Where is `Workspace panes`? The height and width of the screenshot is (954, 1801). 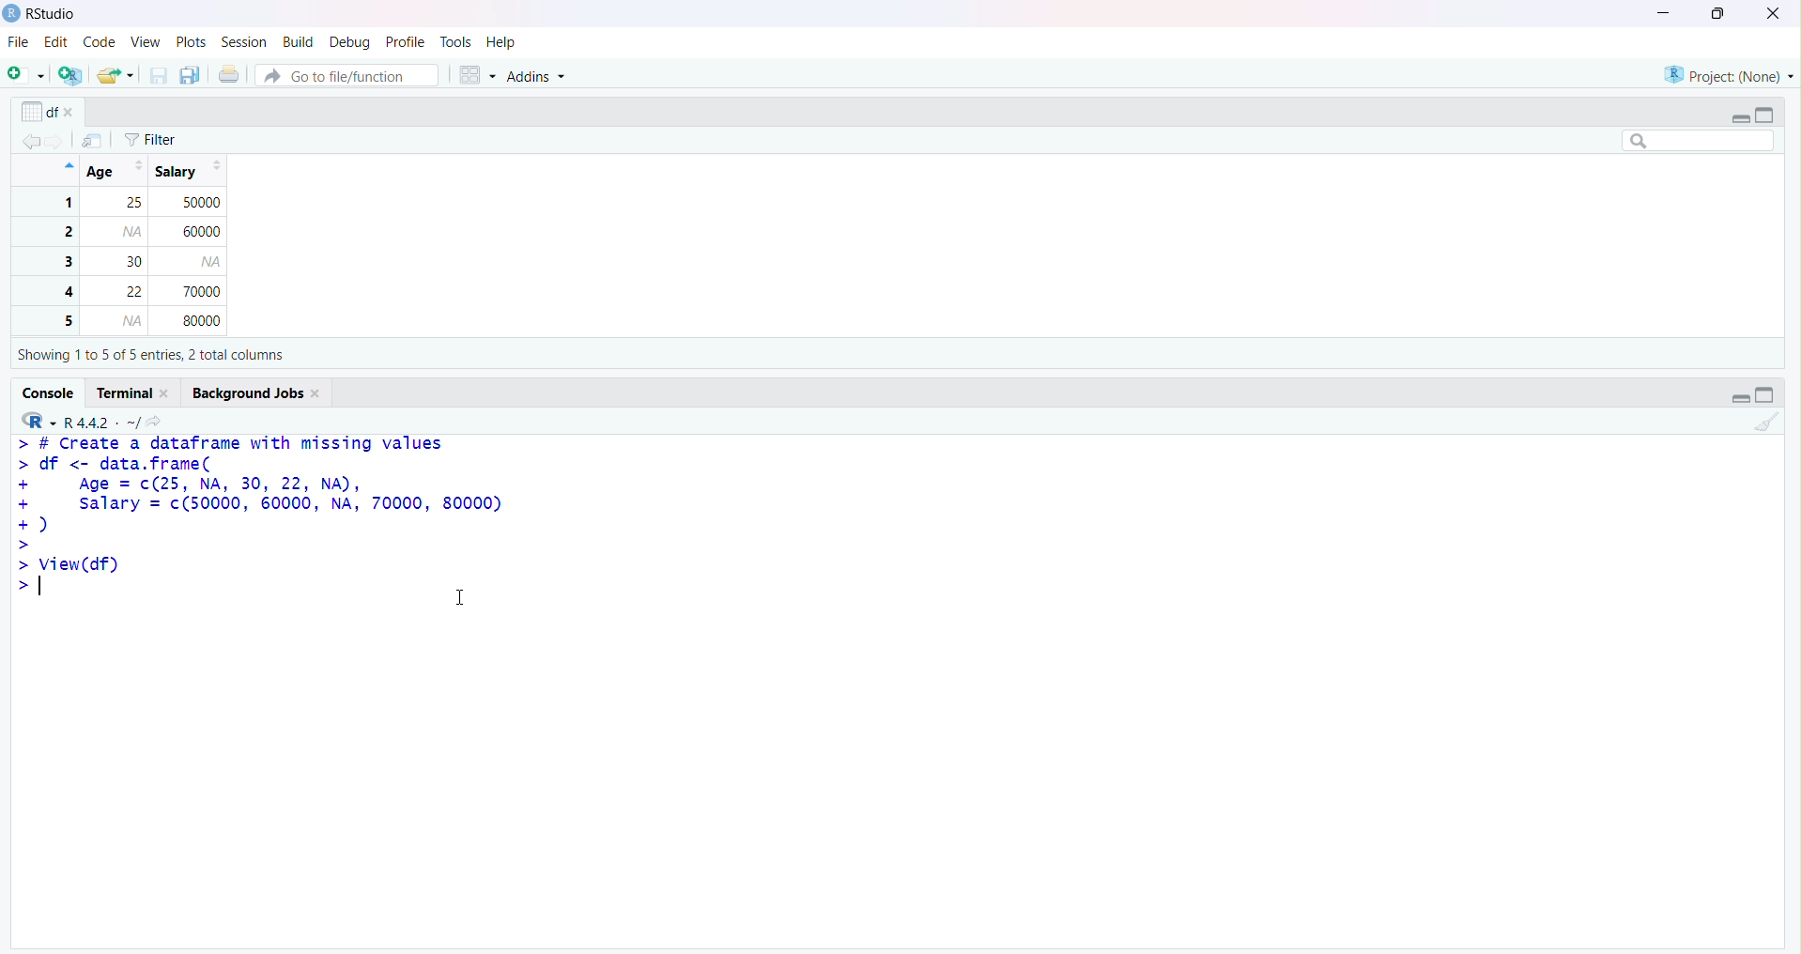 Workspace panes is located at coordinates (473, 70).